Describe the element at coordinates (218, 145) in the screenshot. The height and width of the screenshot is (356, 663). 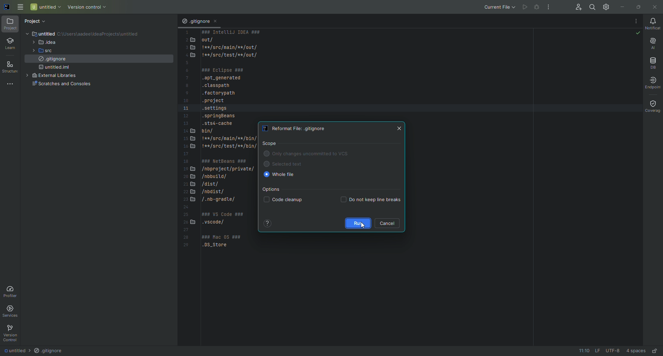
I see `This is a .gitigmore file,used by Git version control system to specify intentionally untracked files that Git should ignore.` at that location.